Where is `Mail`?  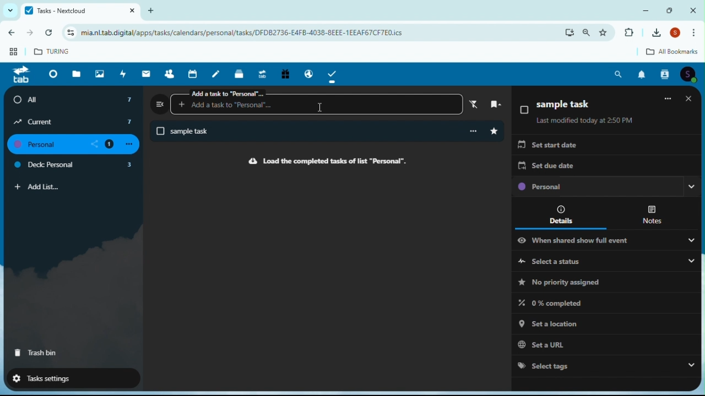 Mail is located at coordinates (148, 74).